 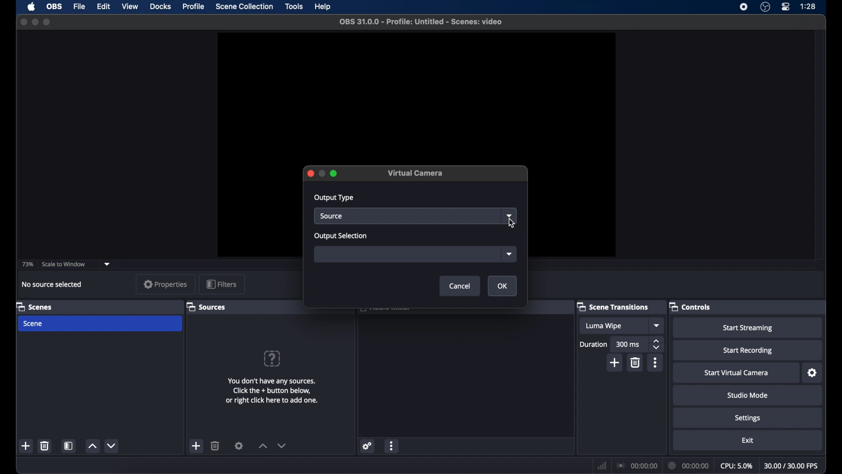 I want to click on output type, so click(x=335, y=198).